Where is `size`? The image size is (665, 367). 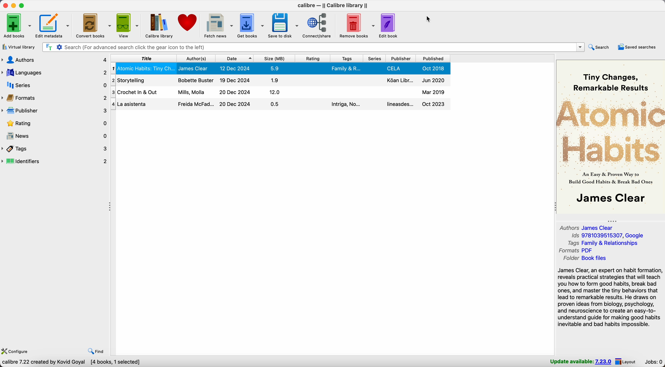 size is located at coordinates (274, 58).